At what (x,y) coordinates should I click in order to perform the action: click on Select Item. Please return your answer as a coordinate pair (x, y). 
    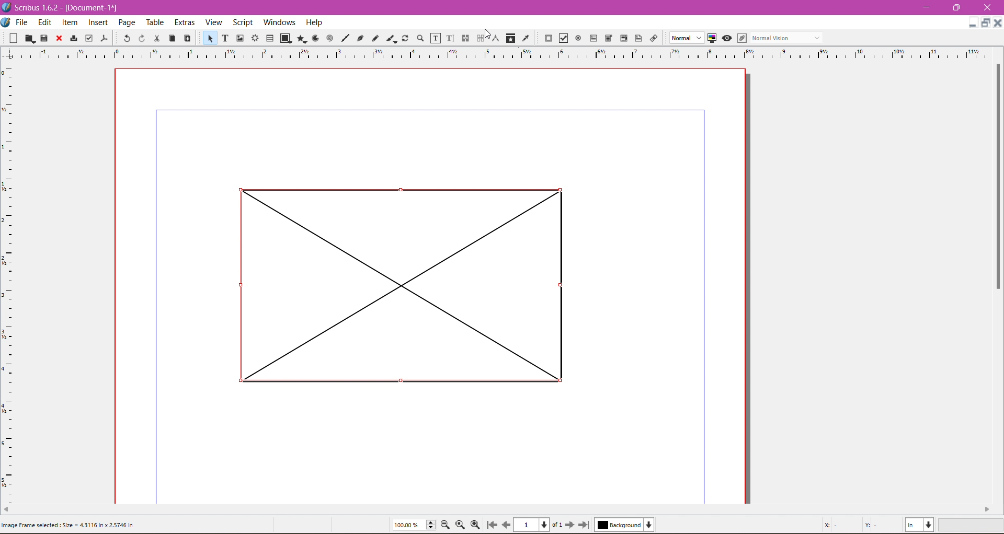
    Looking at the image, I should click on (210, 38).